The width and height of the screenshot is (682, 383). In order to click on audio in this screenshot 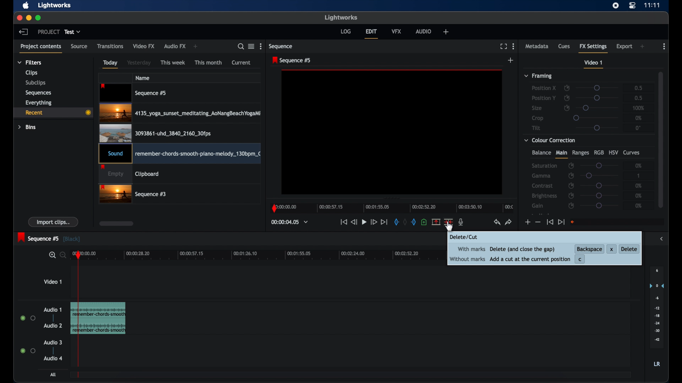, I will do `click(53, 358)`.